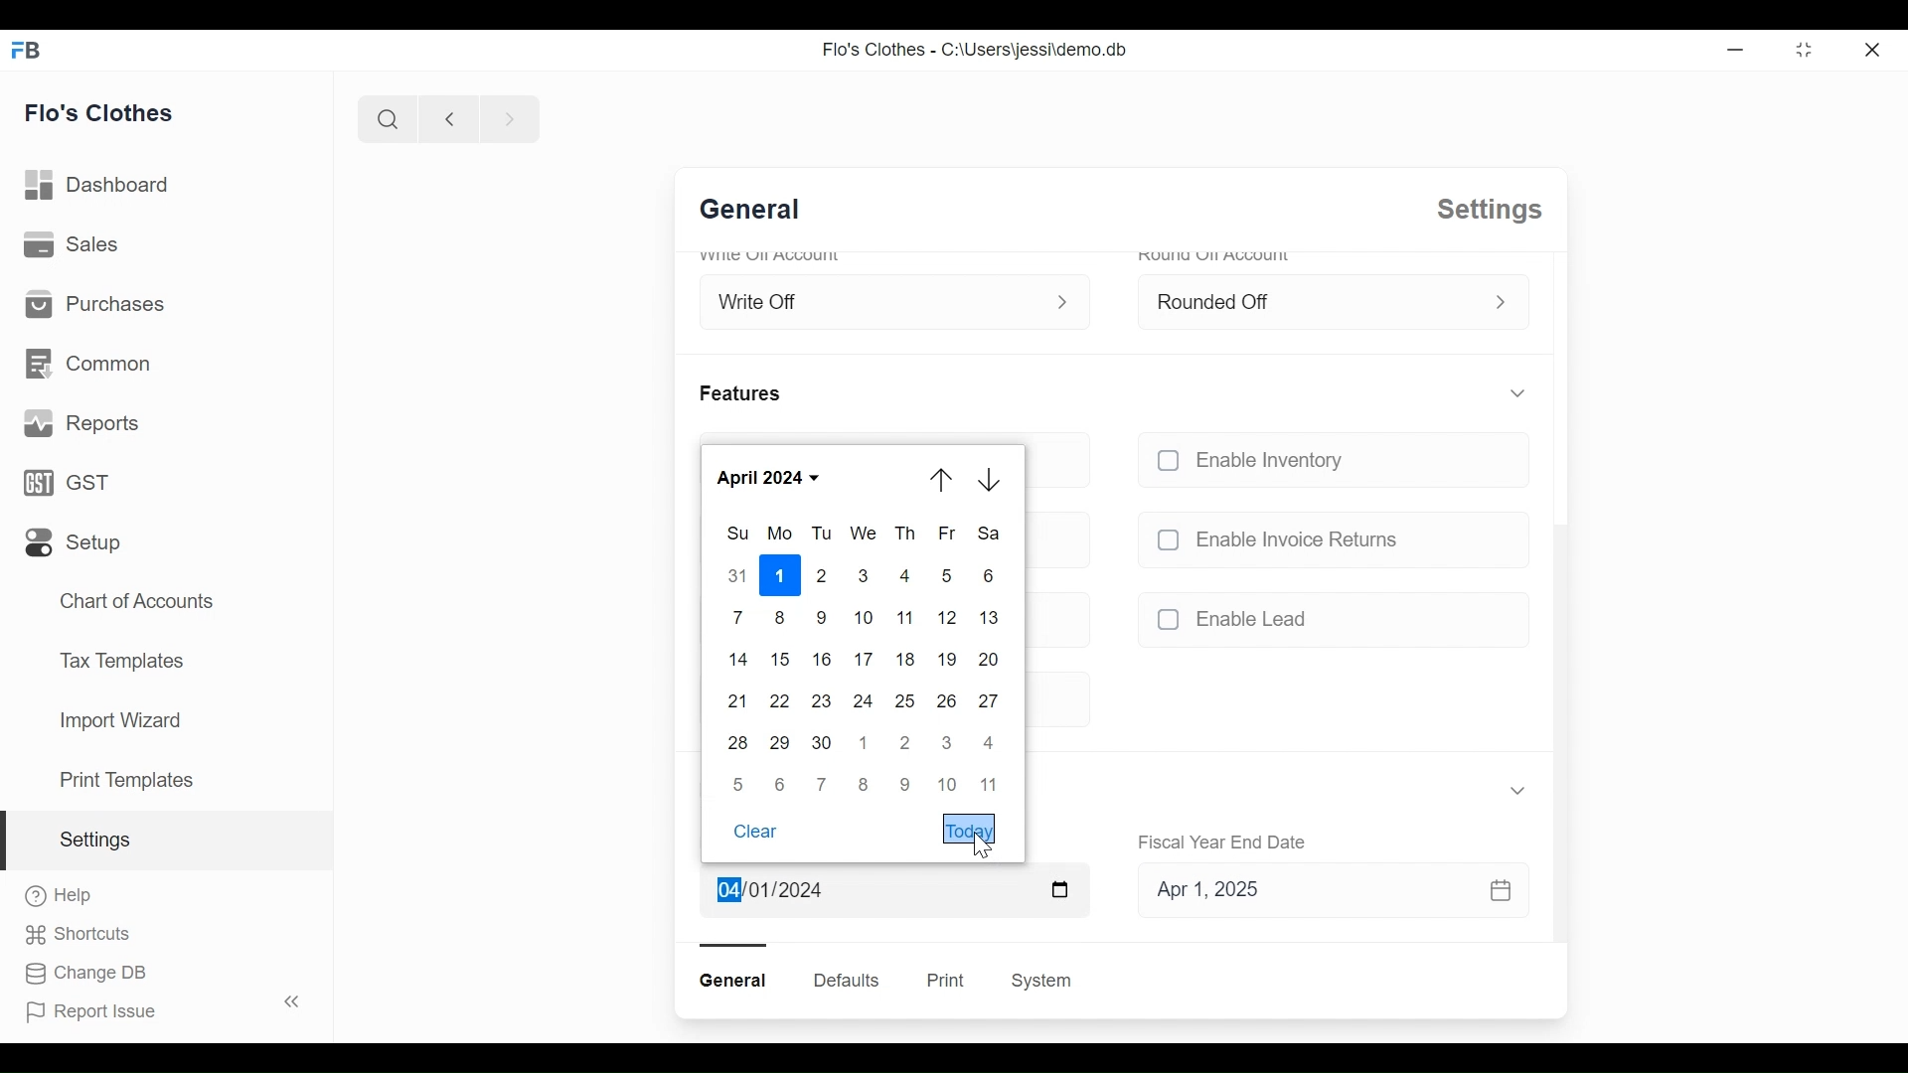 This screenshot has width=1908, height=1073. Describe the element at coordinates (1067, 300) in the screenshot. I see `Expand` at that location.